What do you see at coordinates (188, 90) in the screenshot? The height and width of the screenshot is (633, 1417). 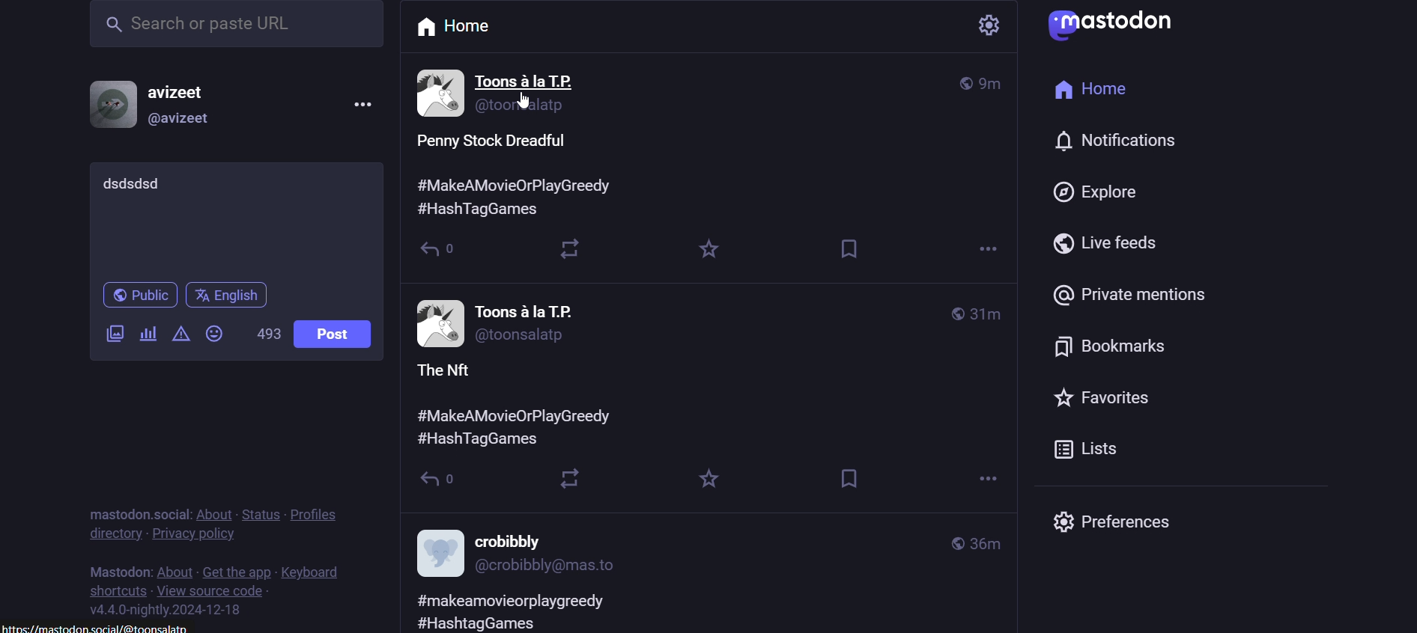 I see `username` at bounding box center [188, 90].